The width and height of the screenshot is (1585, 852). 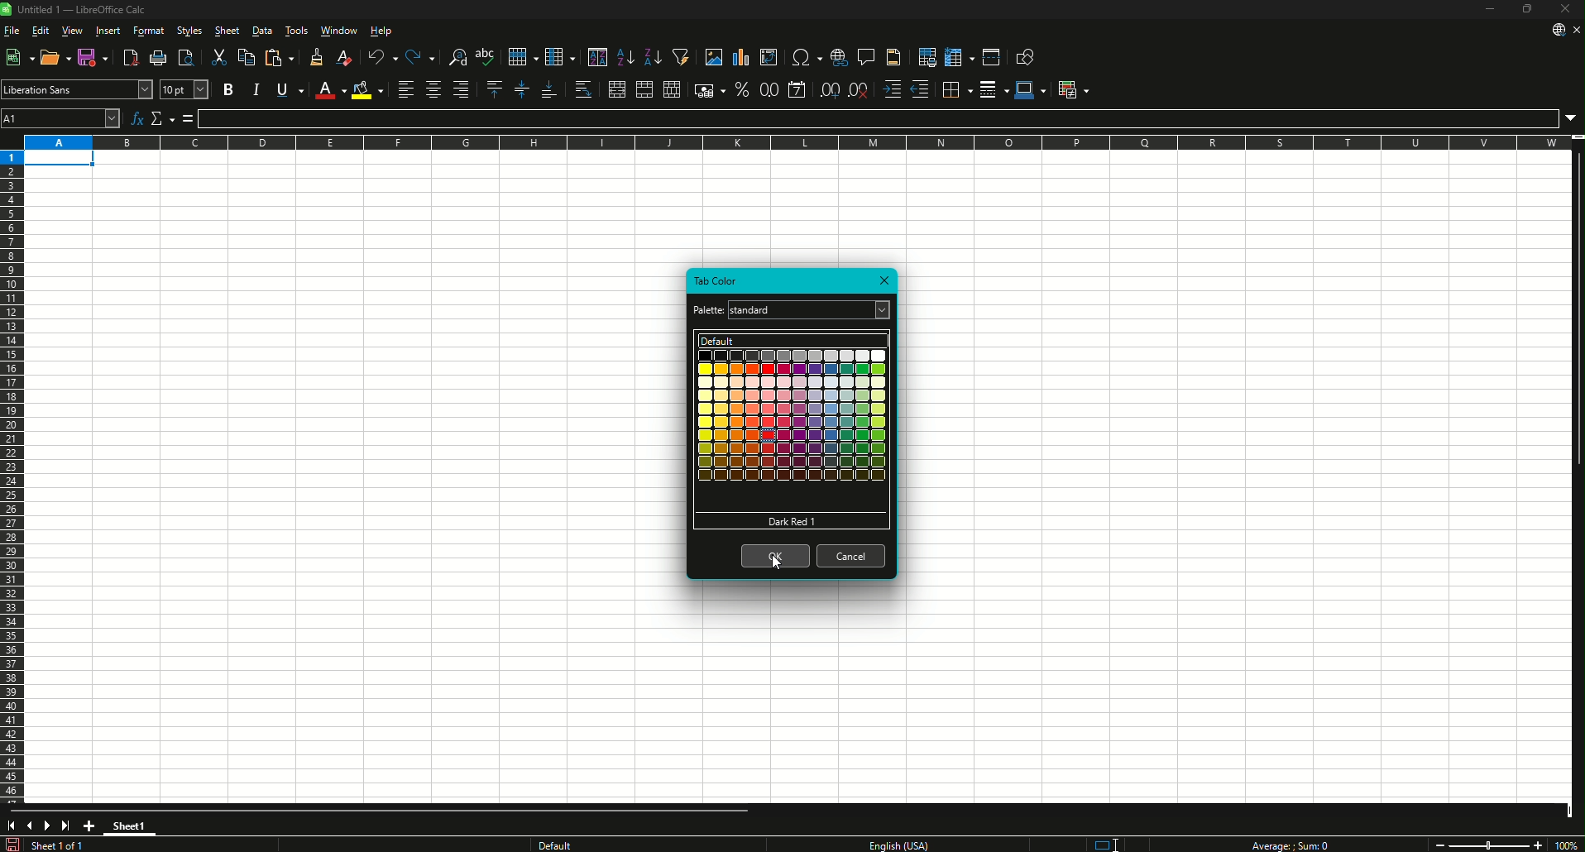 I want to click on View, so click(x=73, y=30).